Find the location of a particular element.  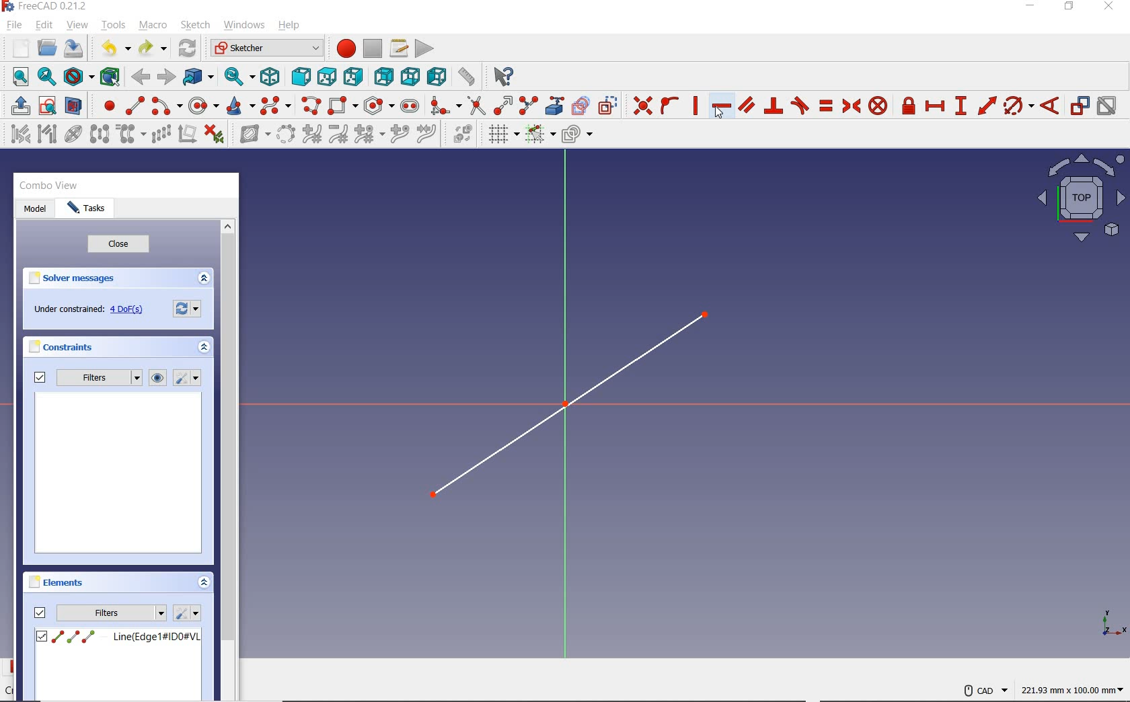

SPLIT EDGE is located at coordinates (529, 104).